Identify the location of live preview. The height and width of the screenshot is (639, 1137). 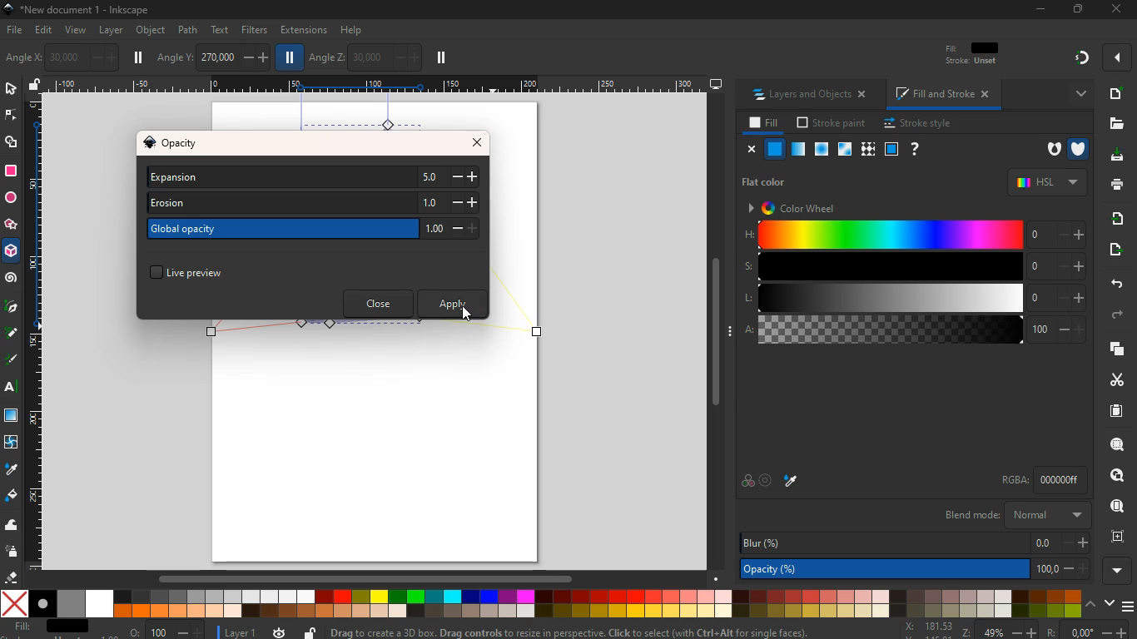
(201, 270).